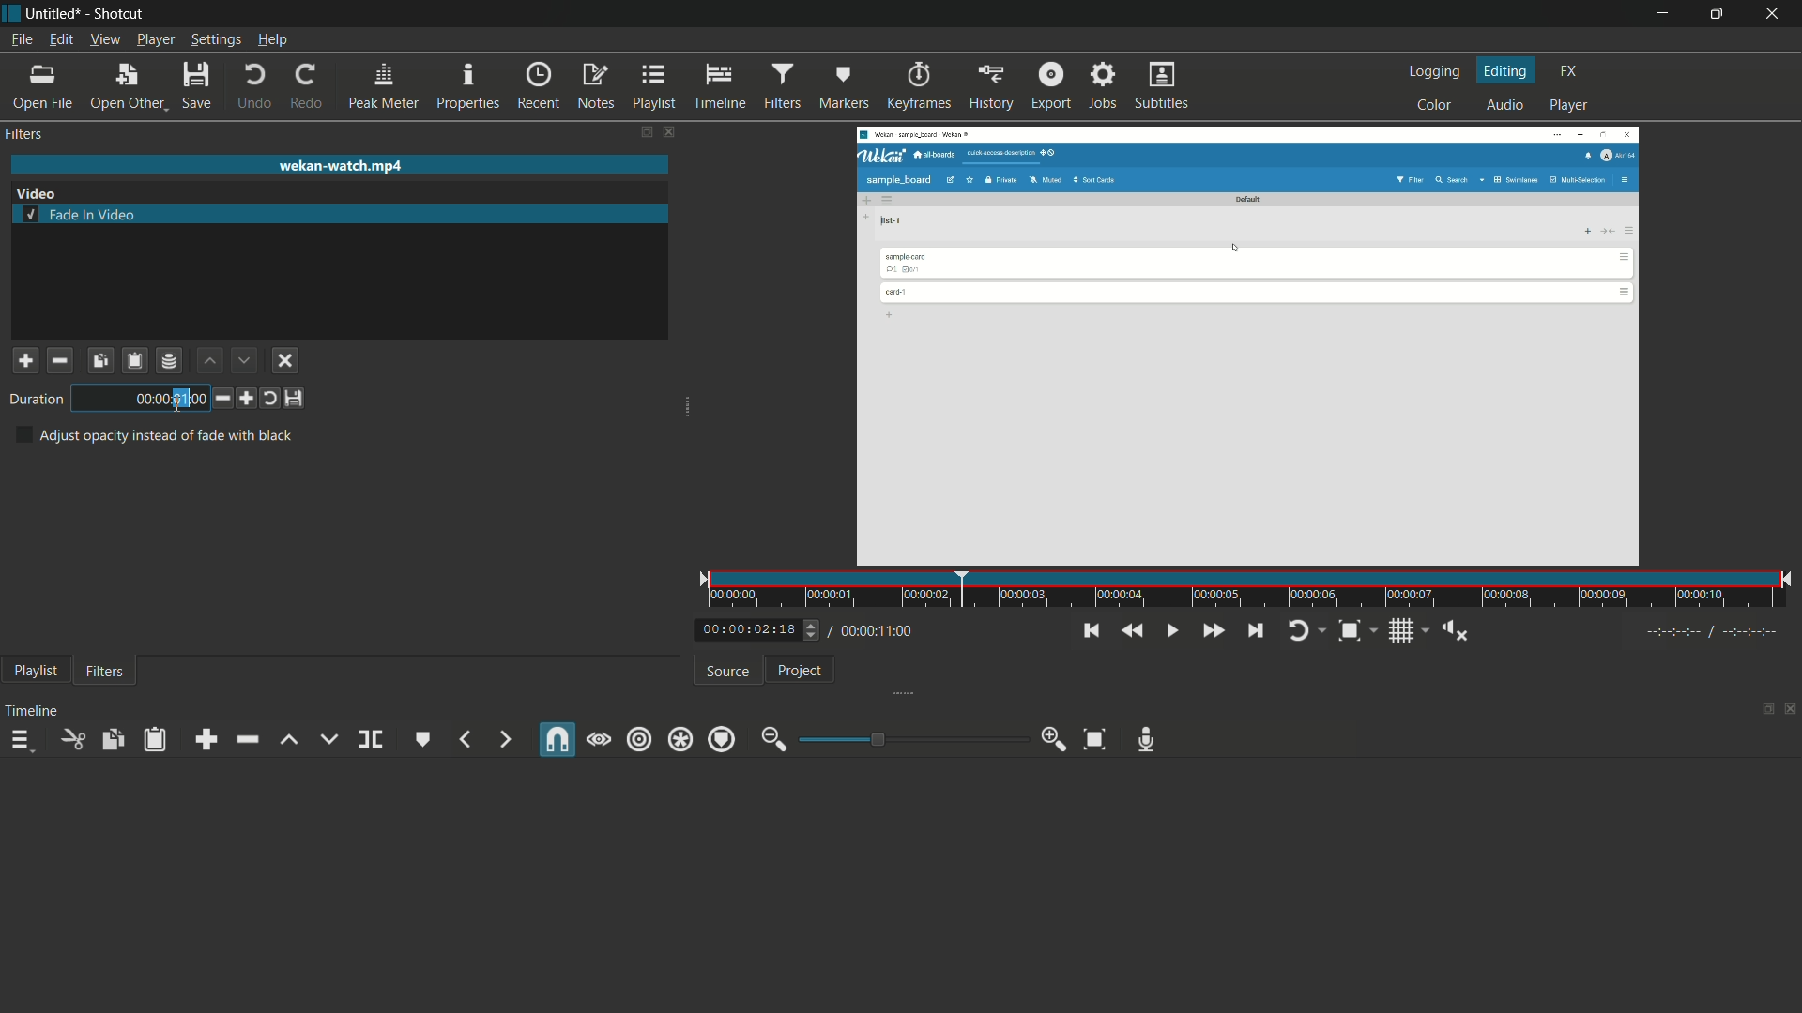 The height and width of the screenshot is (1013, 1802). I want to click on export, so click(1051, 85).